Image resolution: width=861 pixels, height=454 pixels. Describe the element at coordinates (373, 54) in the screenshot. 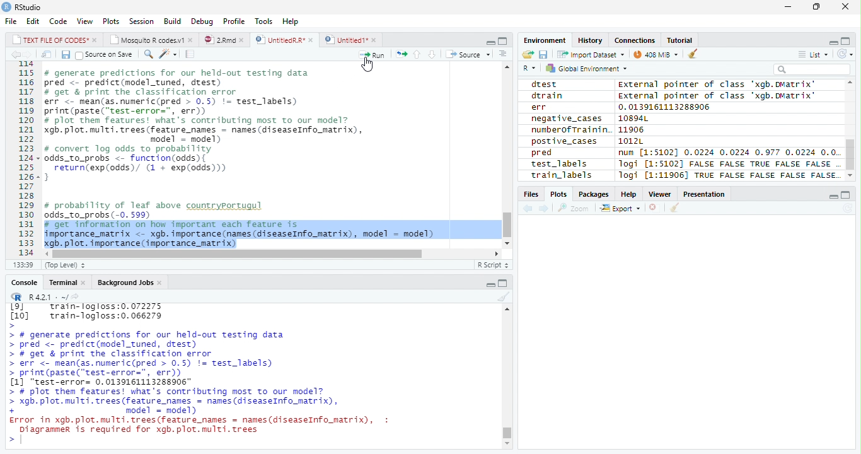

I see `Run` at that location.